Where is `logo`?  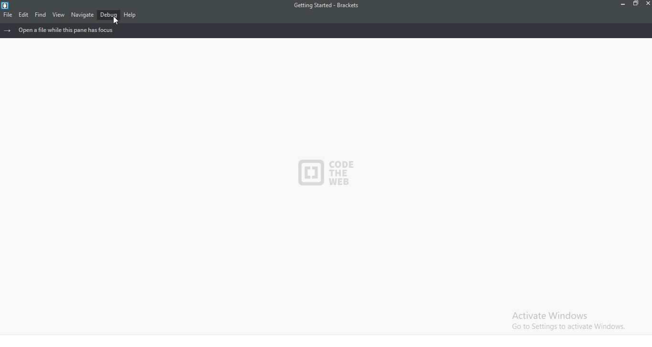 logo is located at coordinates (323, 169).